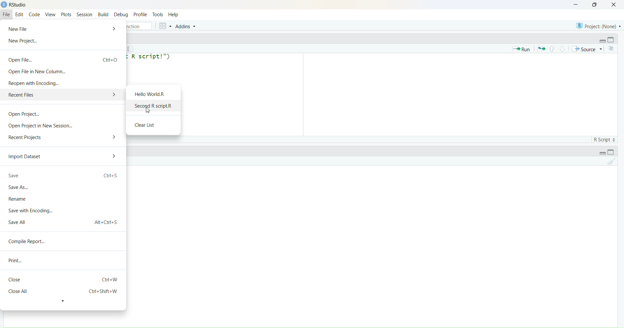 The height and width of the screenshot is (328, 624). I want to click on Clear List, so click(149, 124).